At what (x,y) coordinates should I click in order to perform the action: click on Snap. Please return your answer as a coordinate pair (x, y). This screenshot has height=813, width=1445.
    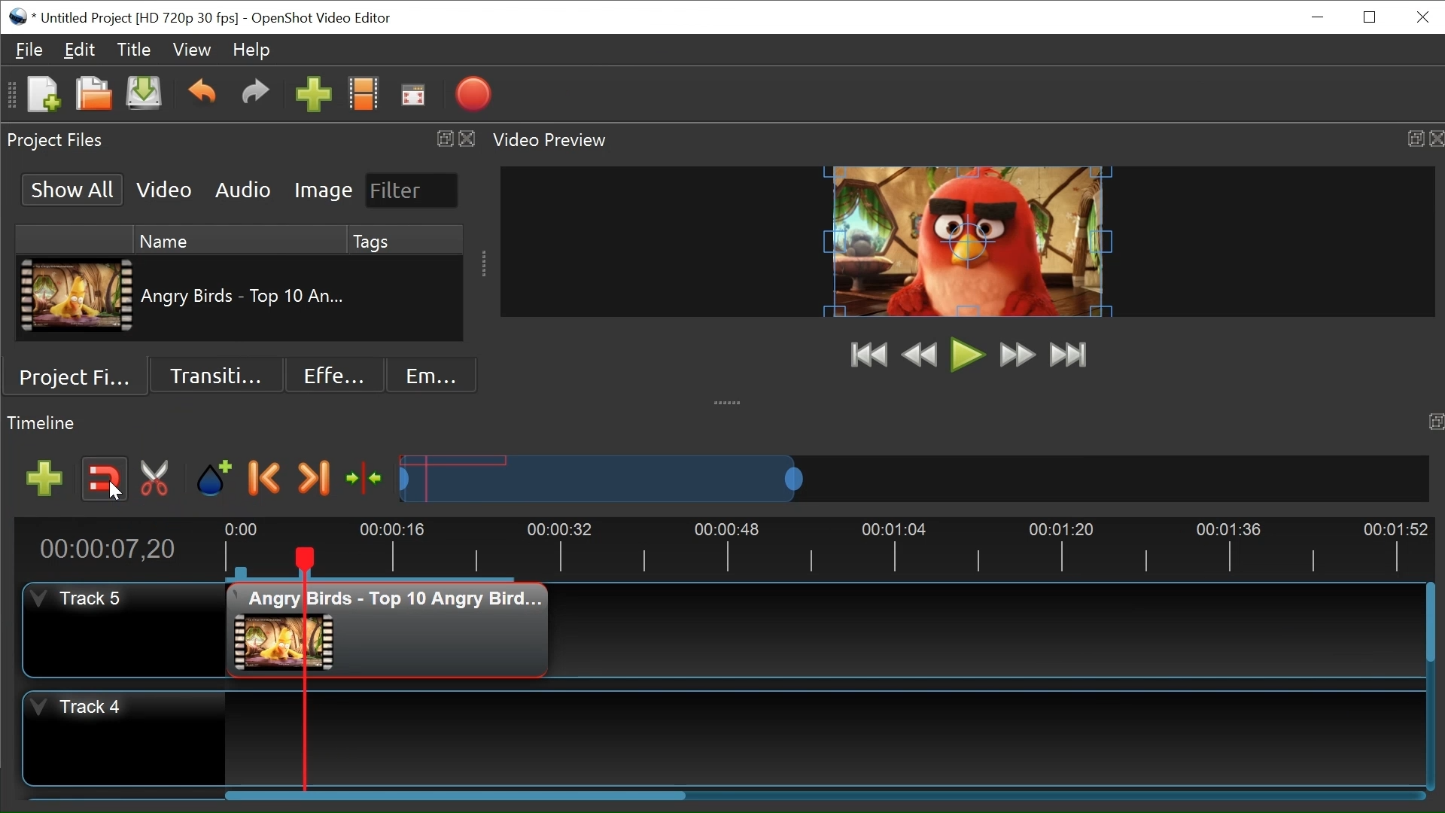
    Looking at the image, I should click on (102, 480).